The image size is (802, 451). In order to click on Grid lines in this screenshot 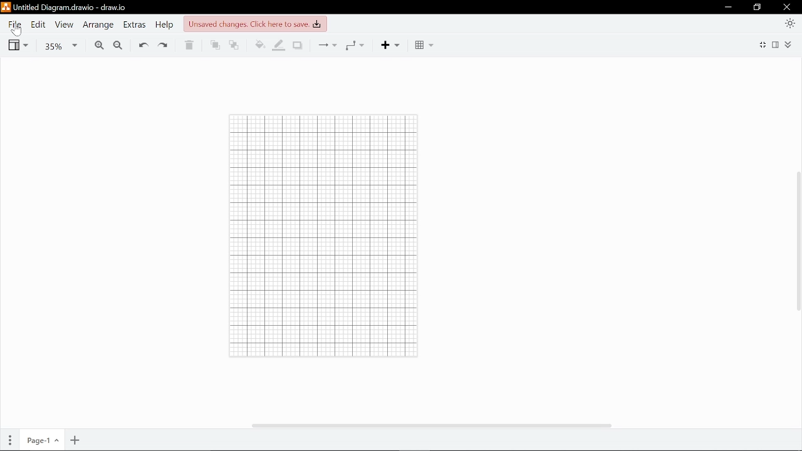, I will do `click(313, 236)`.